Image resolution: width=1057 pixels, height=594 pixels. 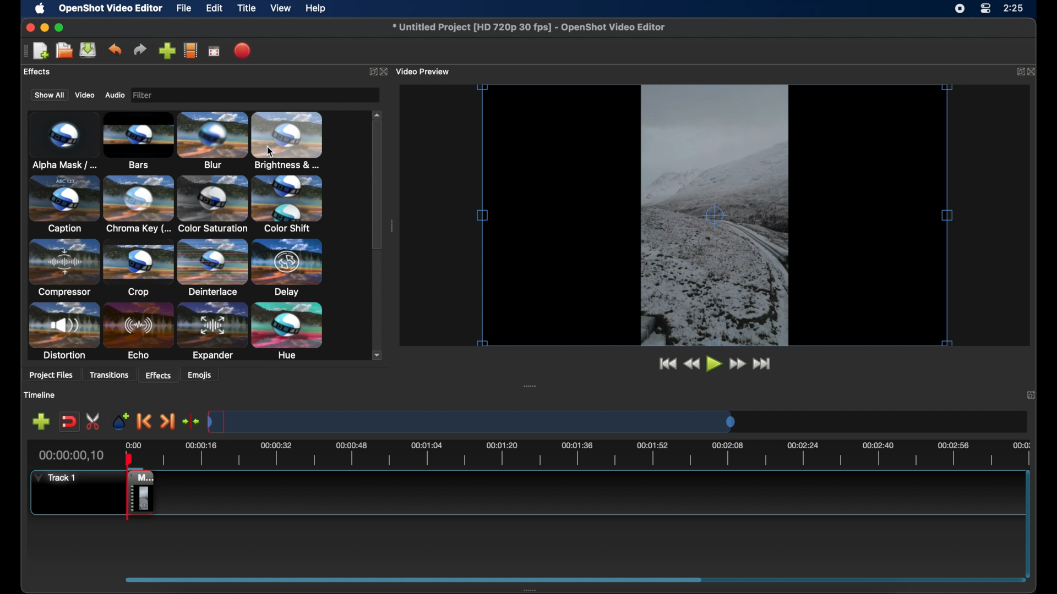 What do you see at coordinates (214, 52) in the screenshot?
I see `full screen` at bounding box center [214, 52].